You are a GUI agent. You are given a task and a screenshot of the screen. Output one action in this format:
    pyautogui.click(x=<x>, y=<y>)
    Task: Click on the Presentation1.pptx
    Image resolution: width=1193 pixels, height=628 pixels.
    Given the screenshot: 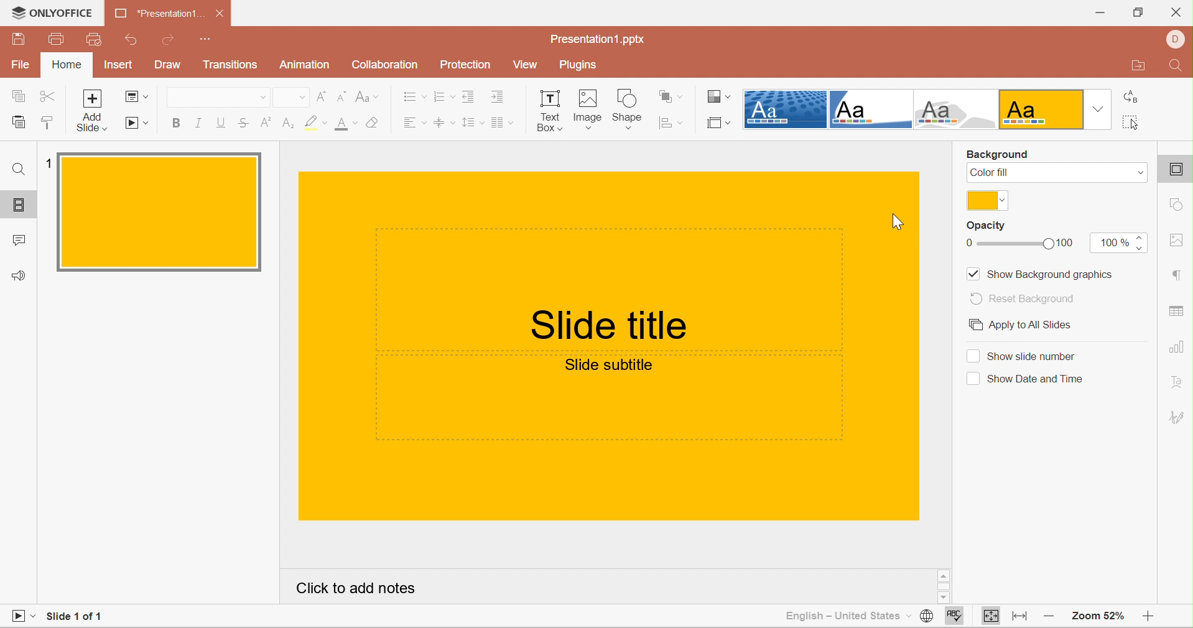 What is the action you would take?
    pyautogui.click(x=598, y=39)
    